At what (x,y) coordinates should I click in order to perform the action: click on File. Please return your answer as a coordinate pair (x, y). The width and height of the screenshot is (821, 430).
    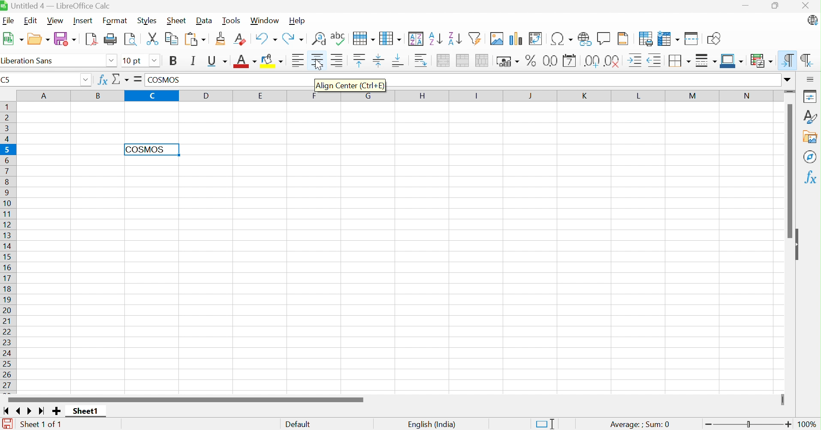
    Looking at the image, I should click on (11, 21).